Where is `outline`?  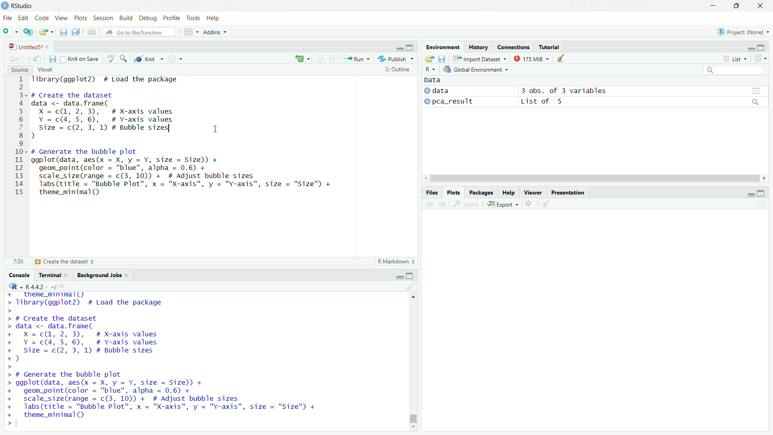 outline is located at coordinates (398, 69).